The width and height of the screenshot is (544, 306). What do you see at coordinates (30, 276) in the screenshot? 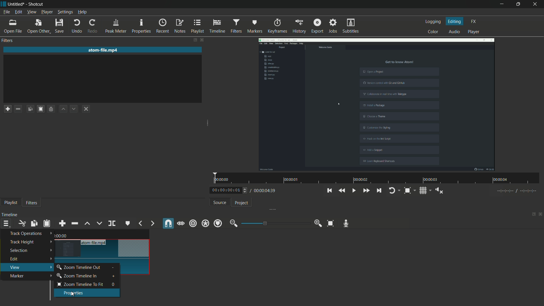
I see `marker` at bounding box center [30, 276].